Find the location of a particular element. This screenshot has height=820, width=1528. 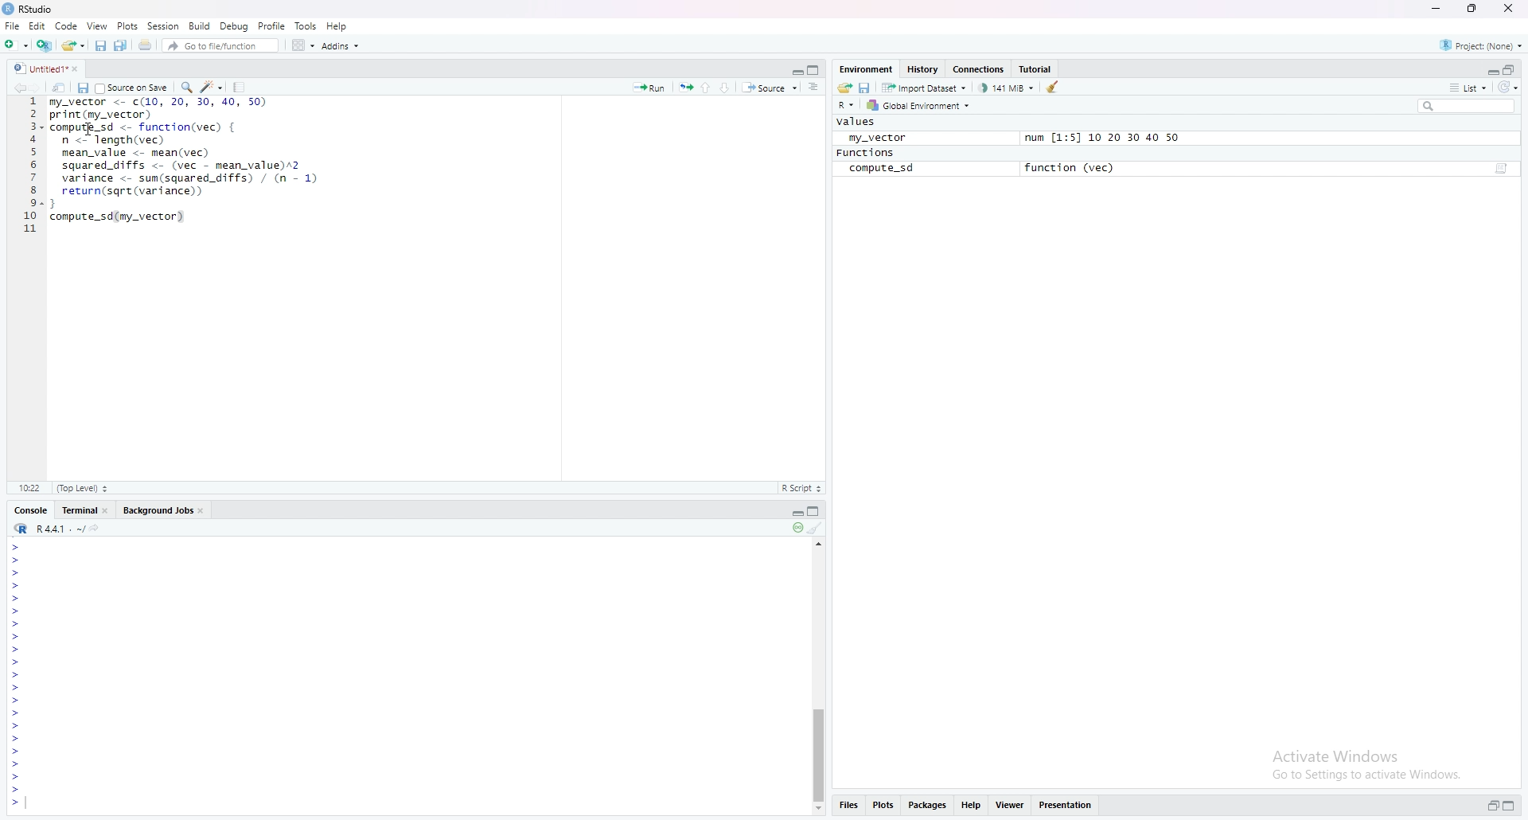

Prompt cursor is located at coordinates (16, 740).